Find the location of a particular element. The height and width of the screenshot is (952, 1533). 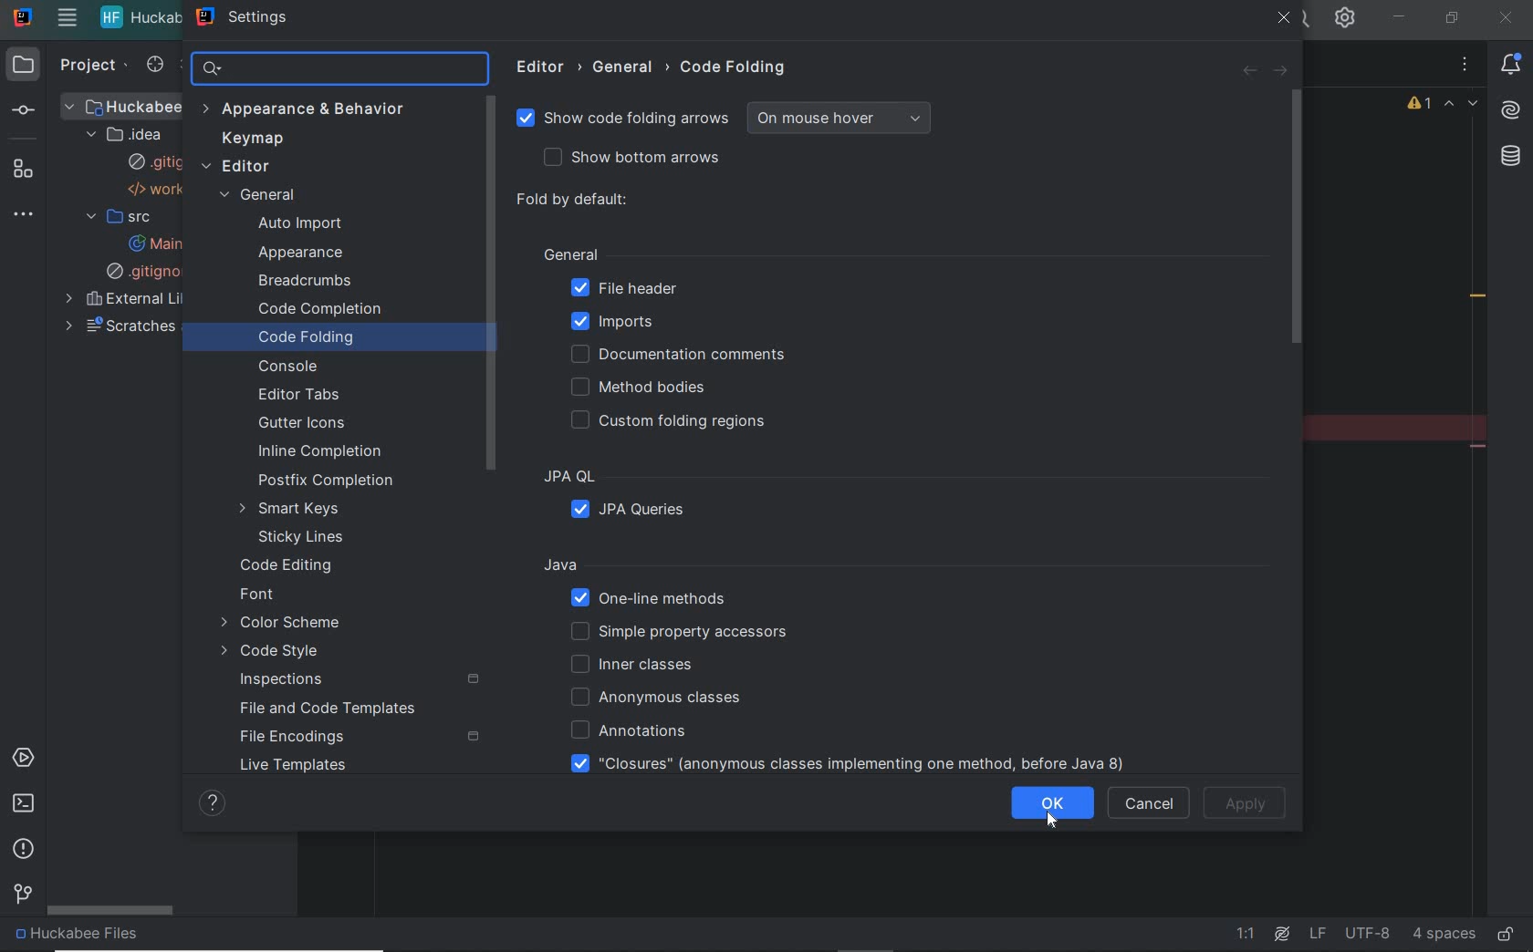

on mouse hover is located at coordinates (837, 119).